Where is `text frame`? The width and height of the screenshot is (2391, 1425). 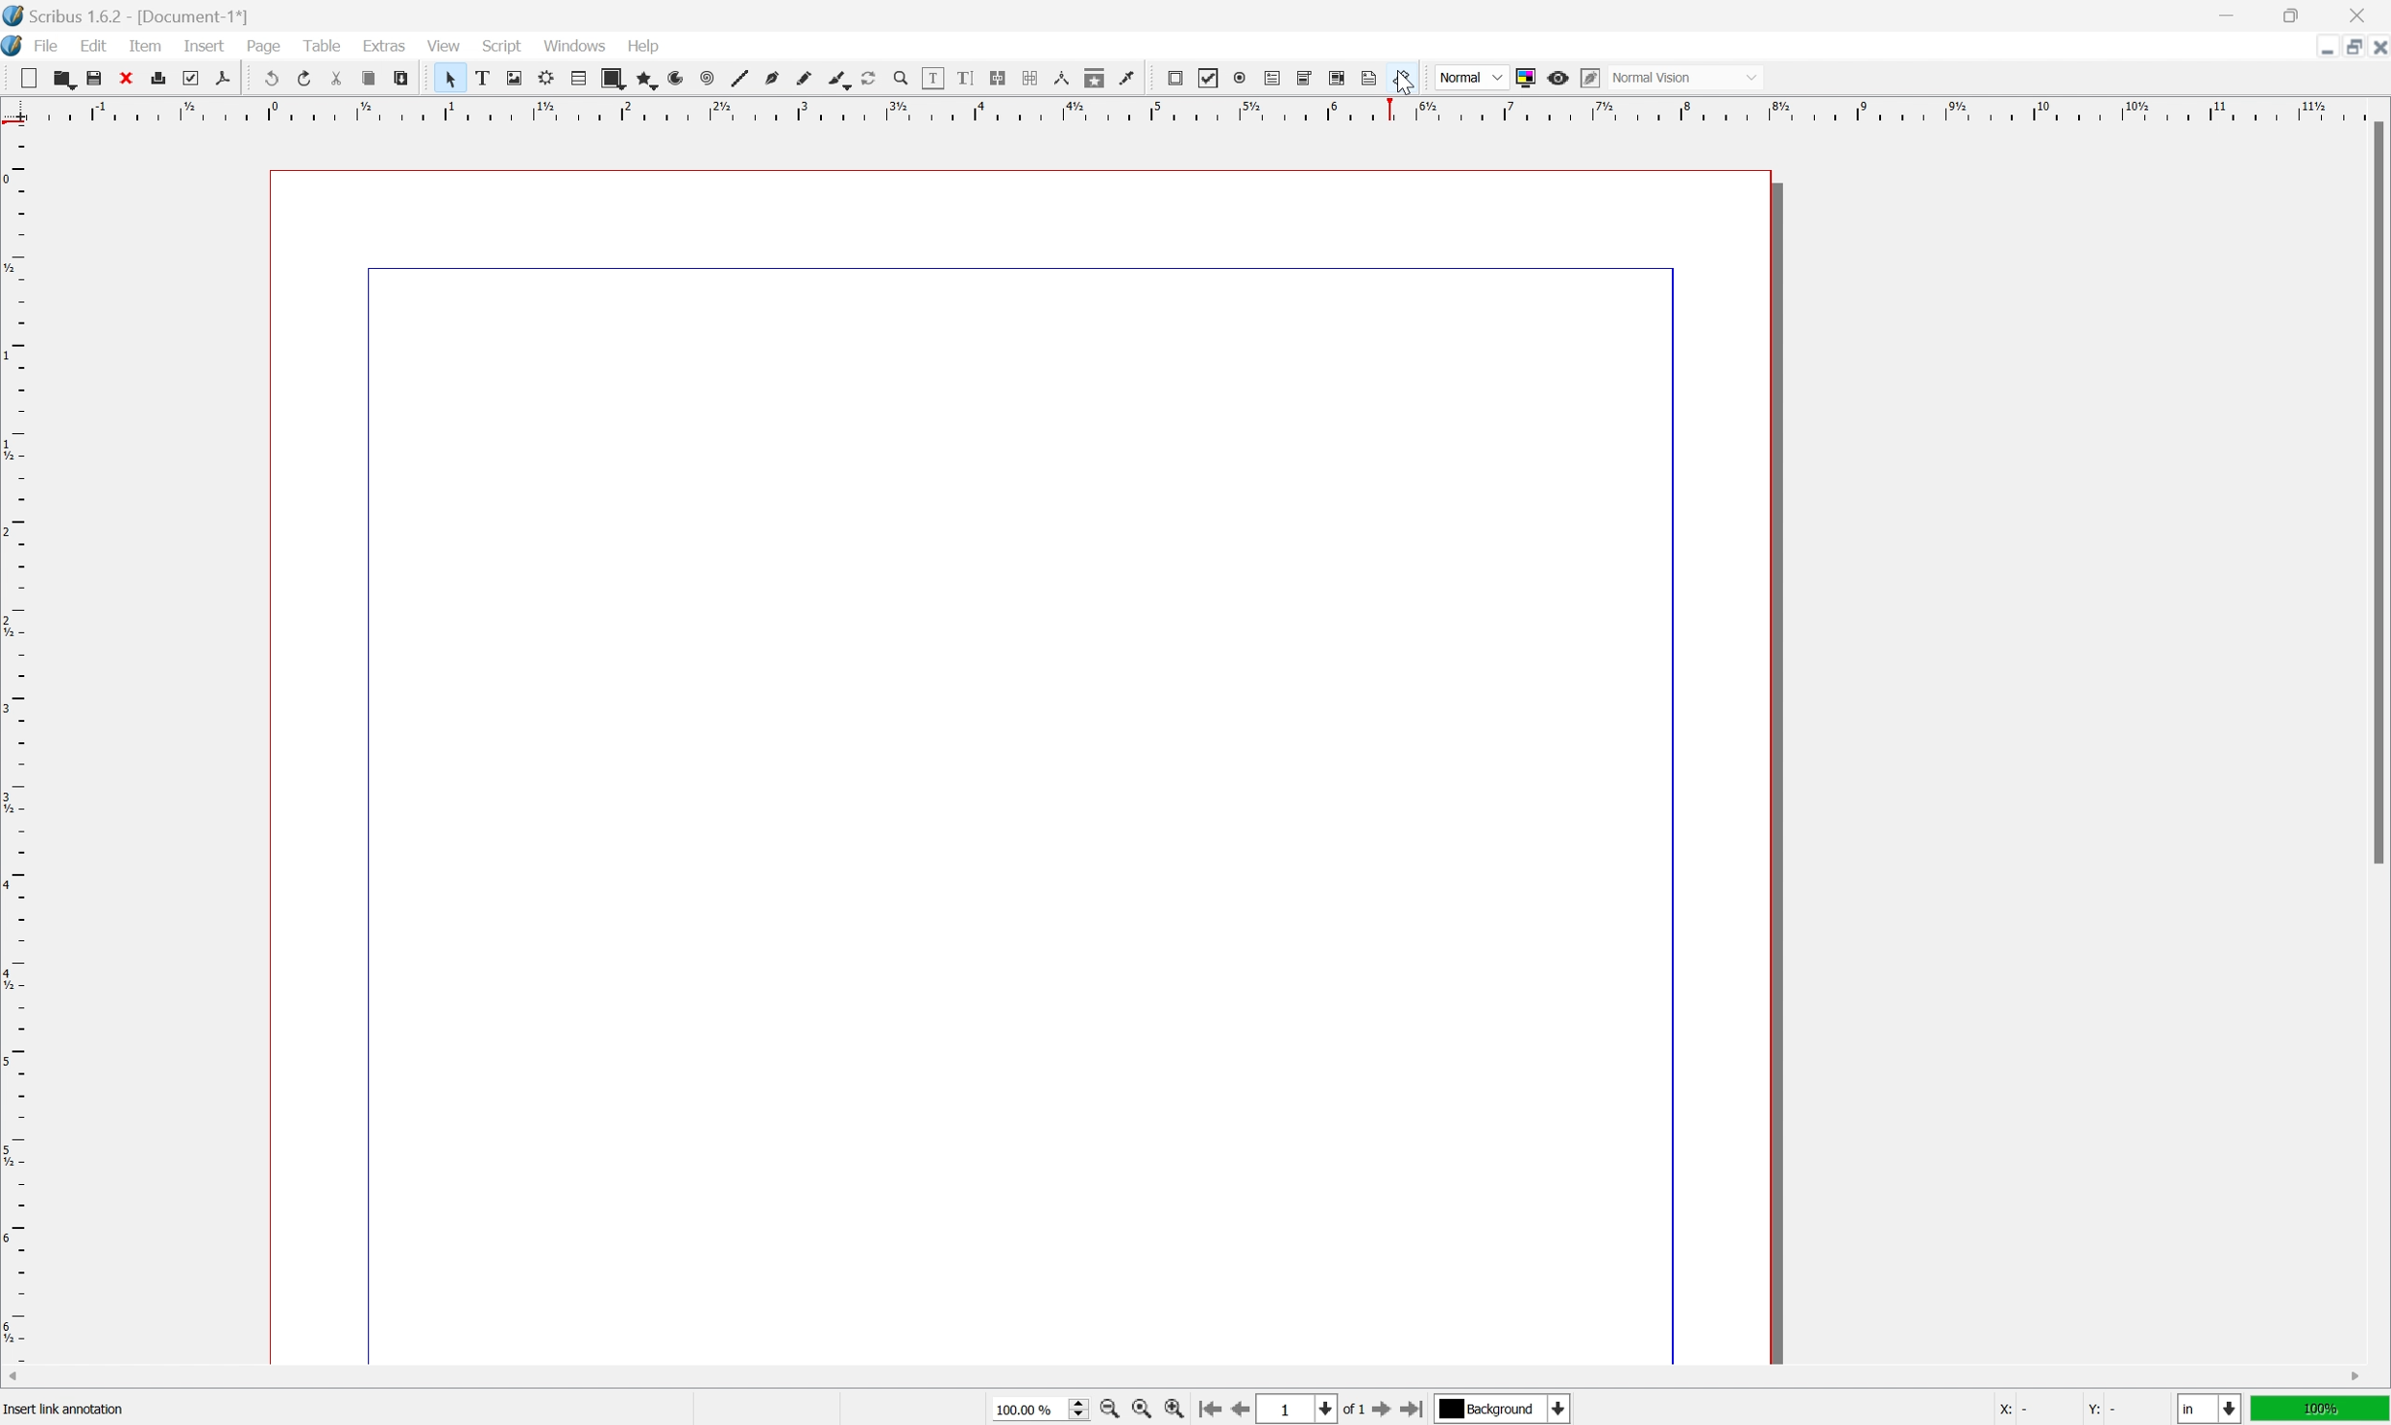
text frame is located at coordinates (481, 78).